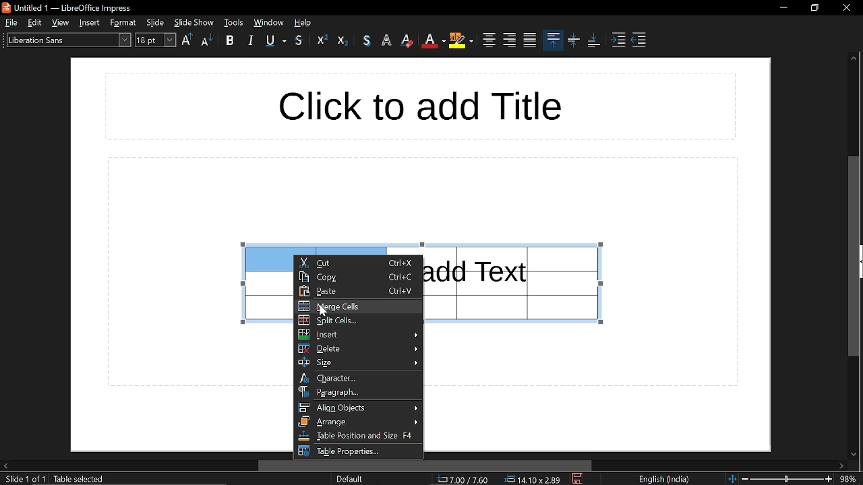 The height and width of the screenshot is (485, 863). Describe the element at coordinates (264, 300) in the screenshot. I see `Table` at that location.